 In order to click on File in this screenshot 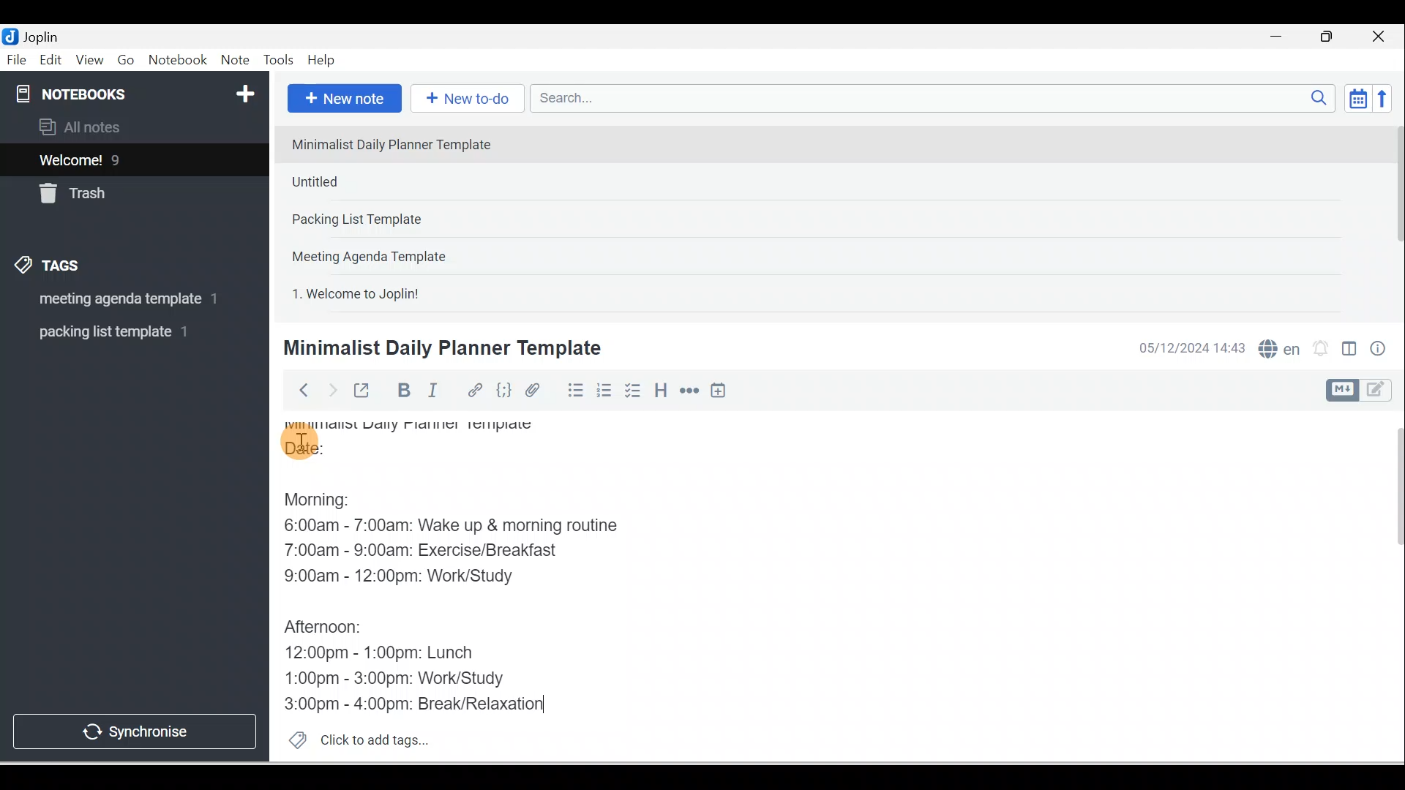, I will do `click(18, 59)`.